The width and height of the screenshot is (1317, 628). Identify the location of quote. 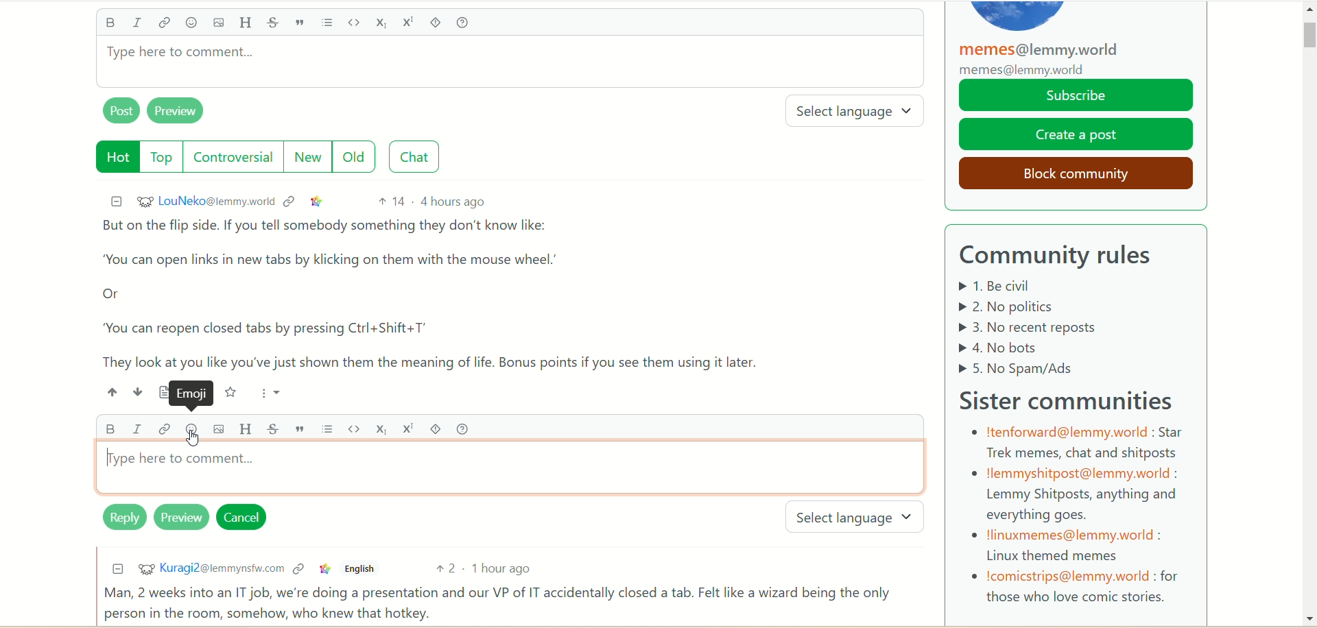
(303, 23).